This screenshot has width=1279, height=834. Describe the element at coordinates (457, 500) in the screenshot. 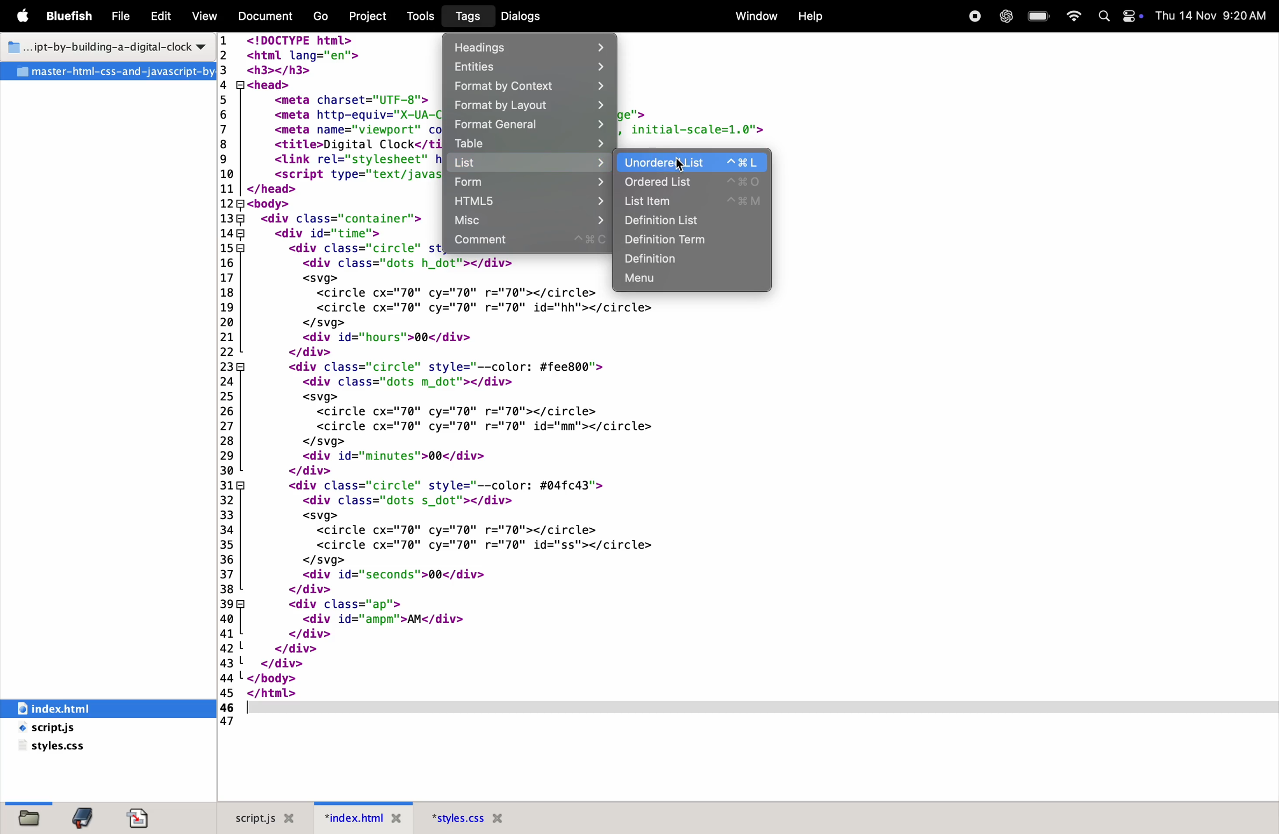

I see `code block` at that location.